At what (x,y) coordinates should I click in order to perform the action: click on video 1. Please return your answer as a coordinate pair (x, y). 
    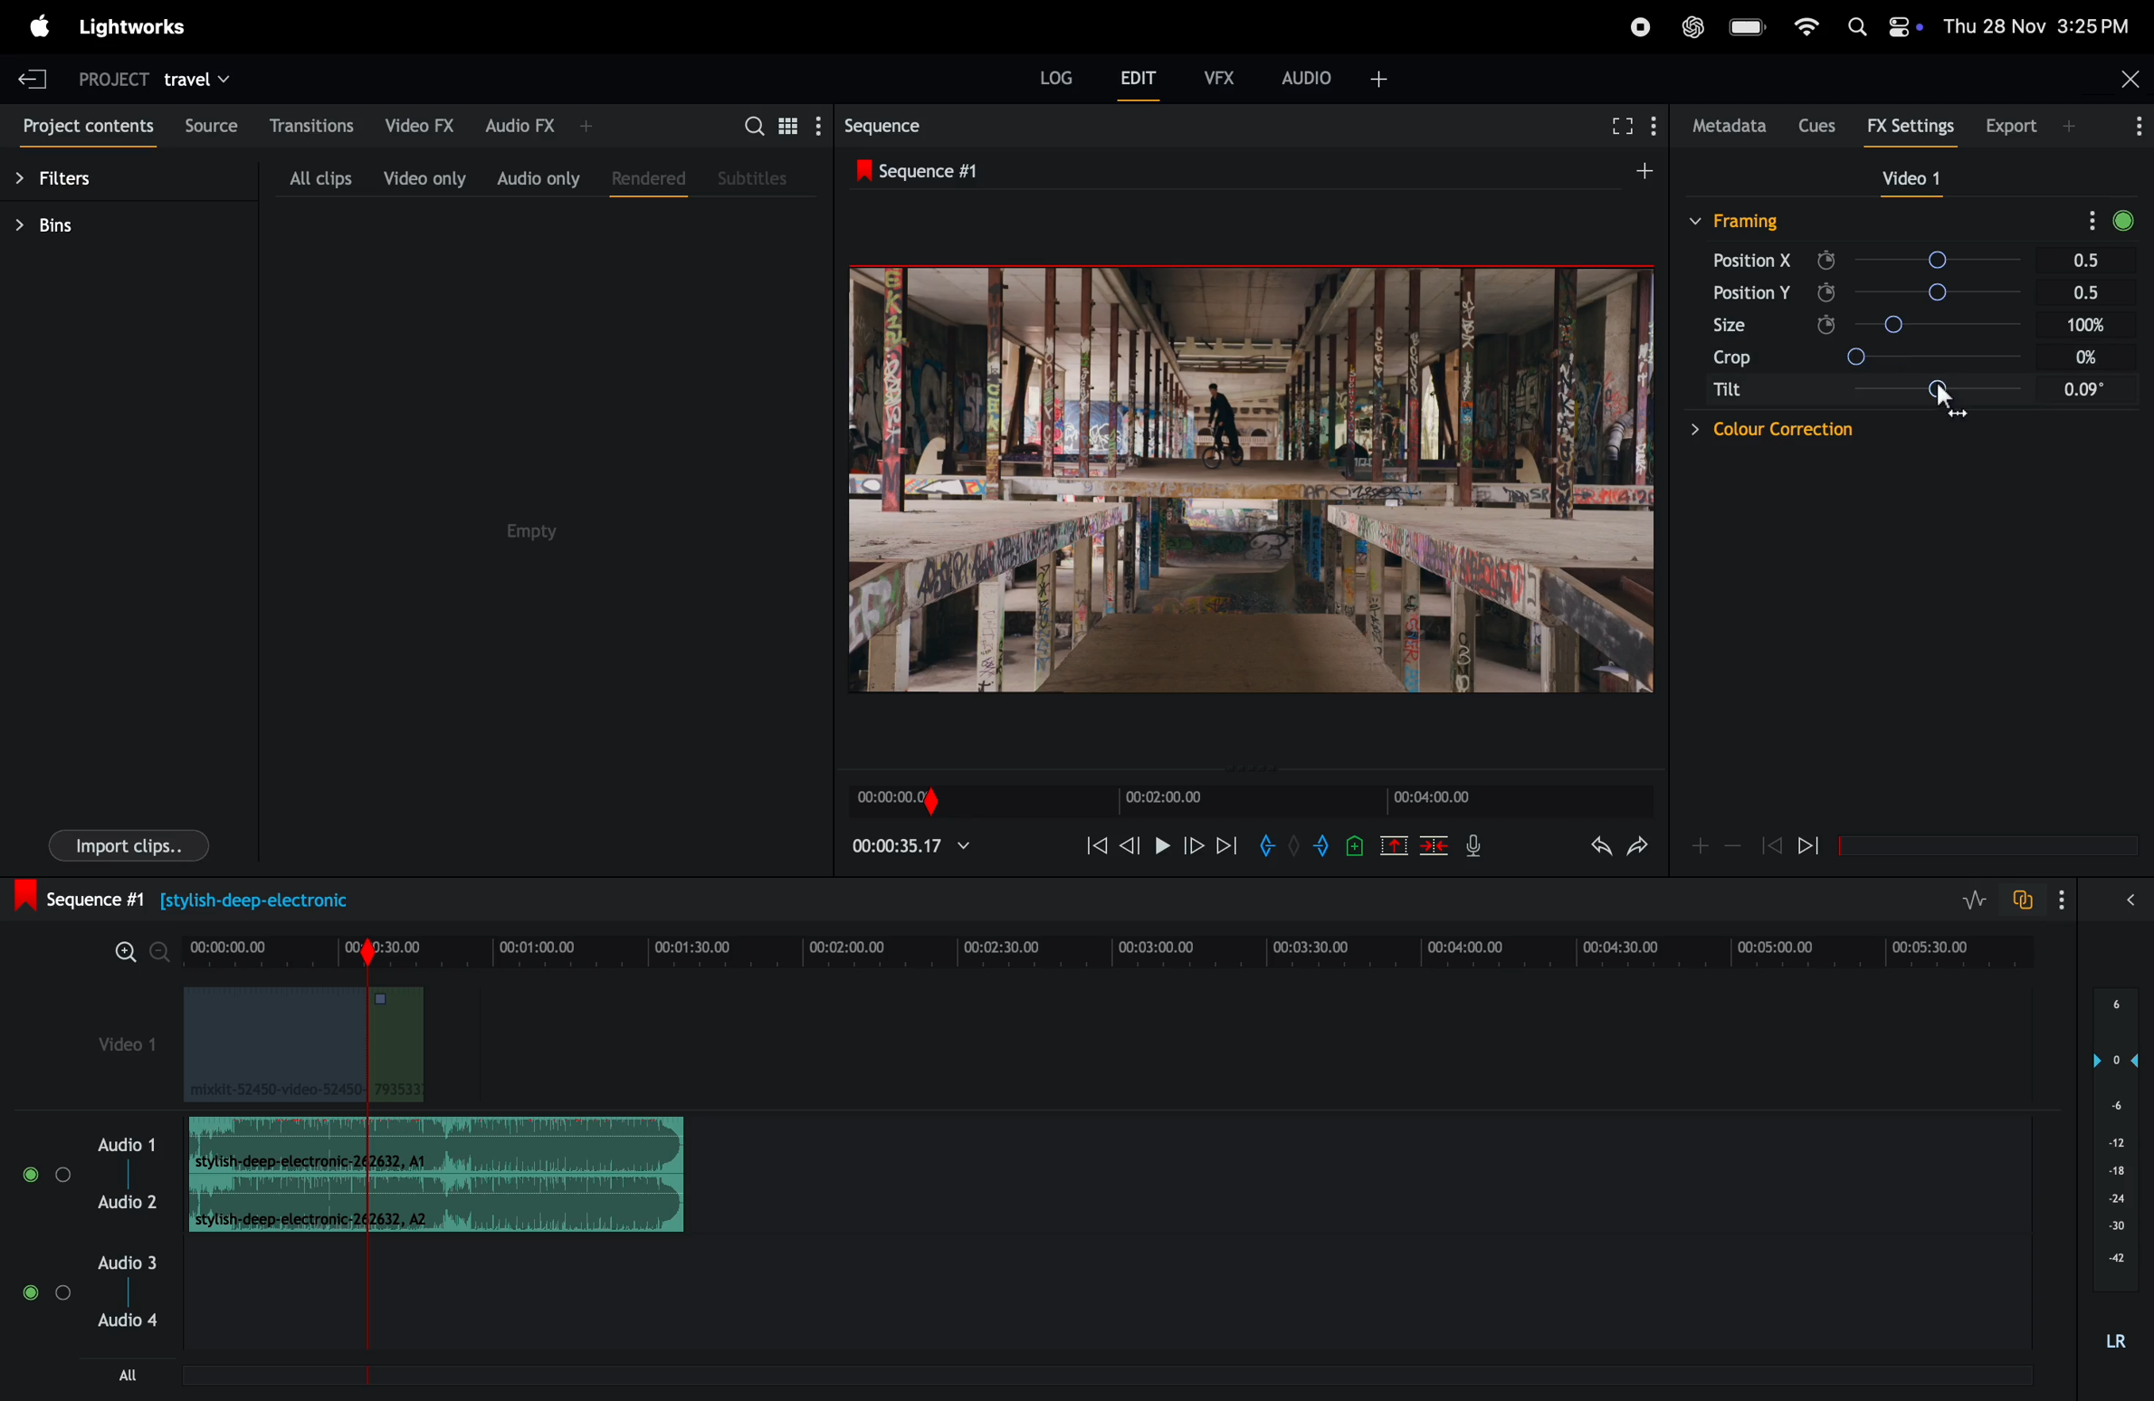
    Looking at the image, I should click on (1920, 179).